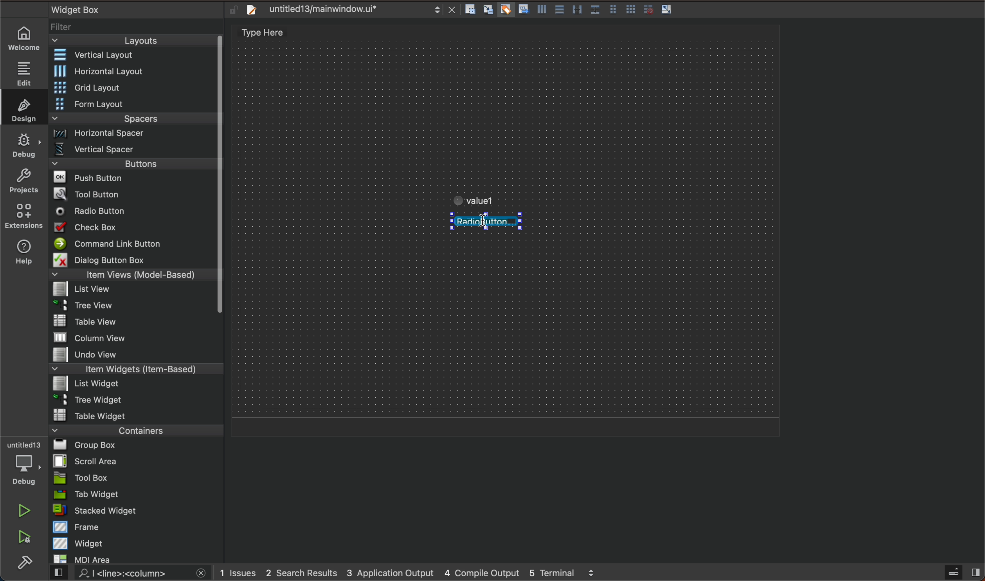 The image size is (985, 581). What do you see at coordinates (139, 71) in the screenshot?
I see `` at bounding box center [139, 71].